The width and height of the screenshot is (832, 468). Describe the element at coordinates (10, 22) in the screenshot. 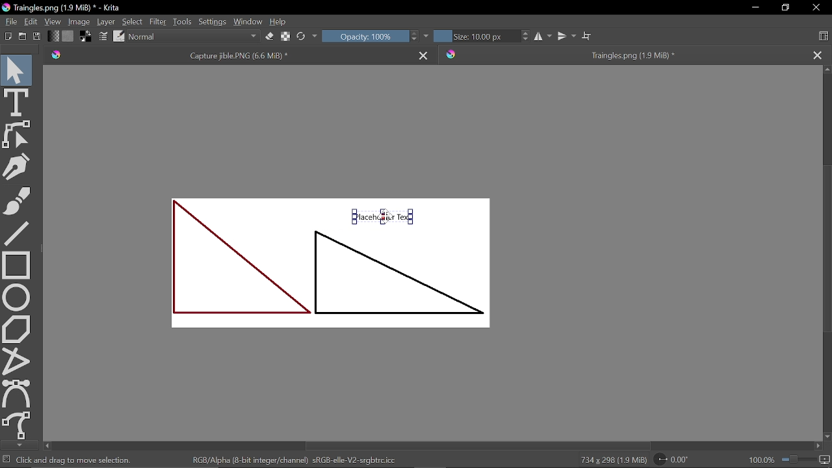

I see `File` at that location.